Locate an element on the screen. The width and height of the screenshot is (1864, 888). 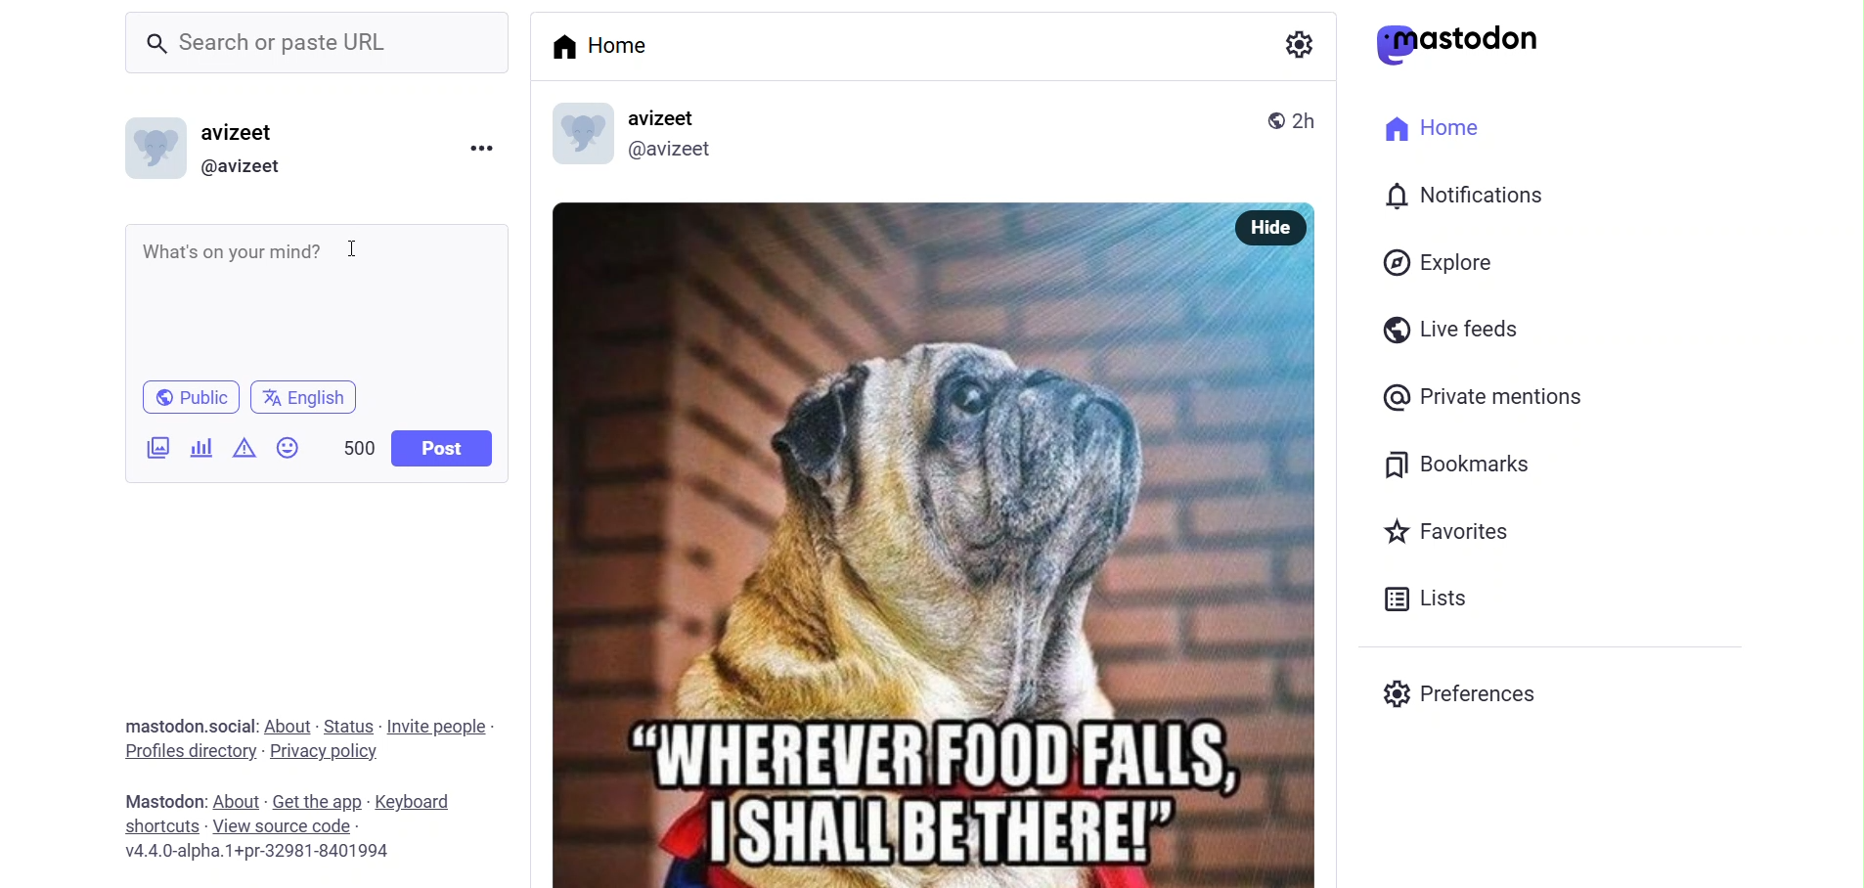
display picture is located at coordinates (153, 146).